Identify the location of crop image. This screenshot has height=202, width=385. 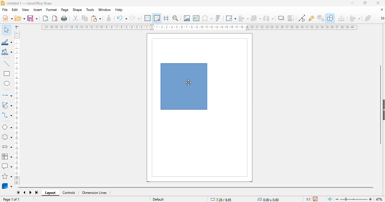
(291, 18).